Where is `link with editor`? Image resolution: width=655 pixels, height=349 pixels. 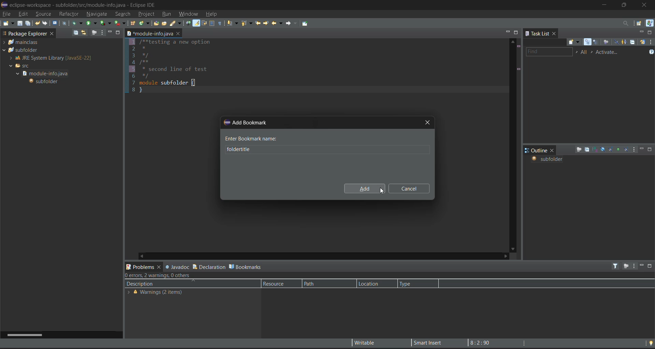
link with editor is located at coordinates (85, 33).